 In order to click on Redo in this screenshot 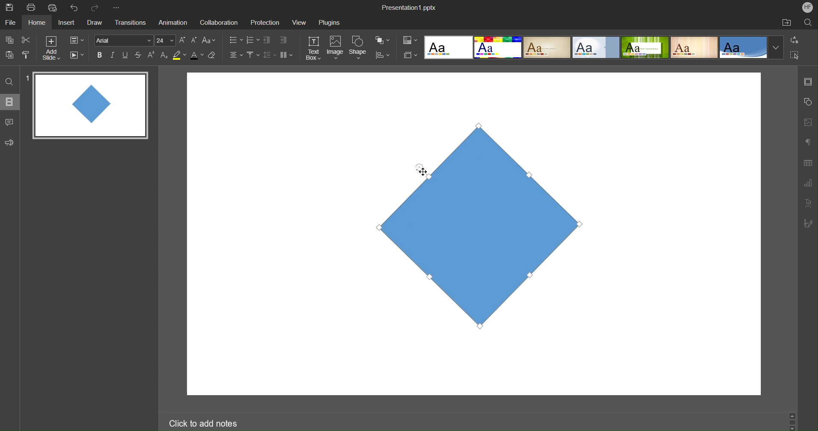, I will do `click(95, 6)`.